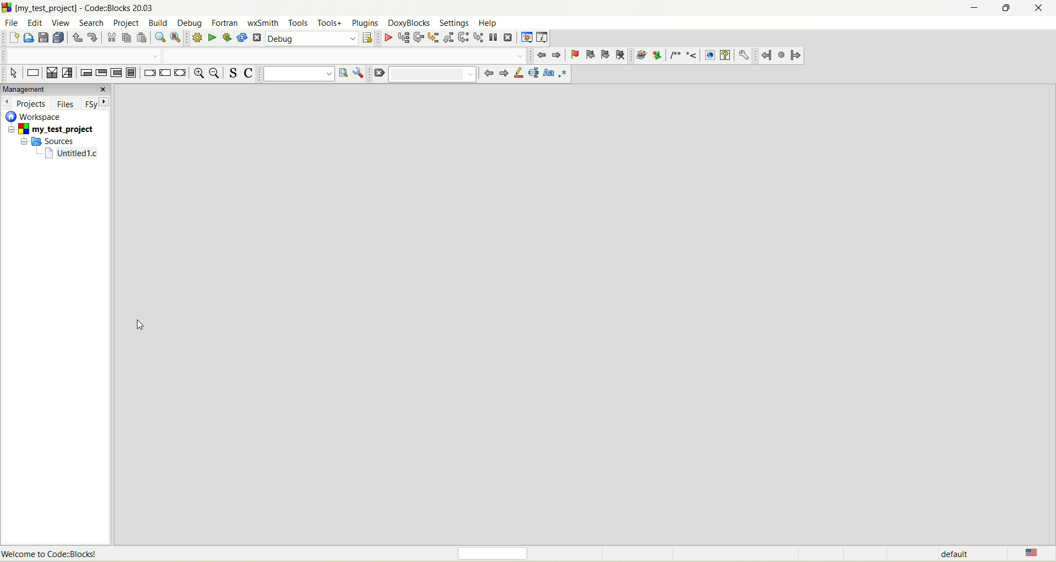  Describe the element at coordinates (56, 90) in the screenshot. I see `management` at that location.